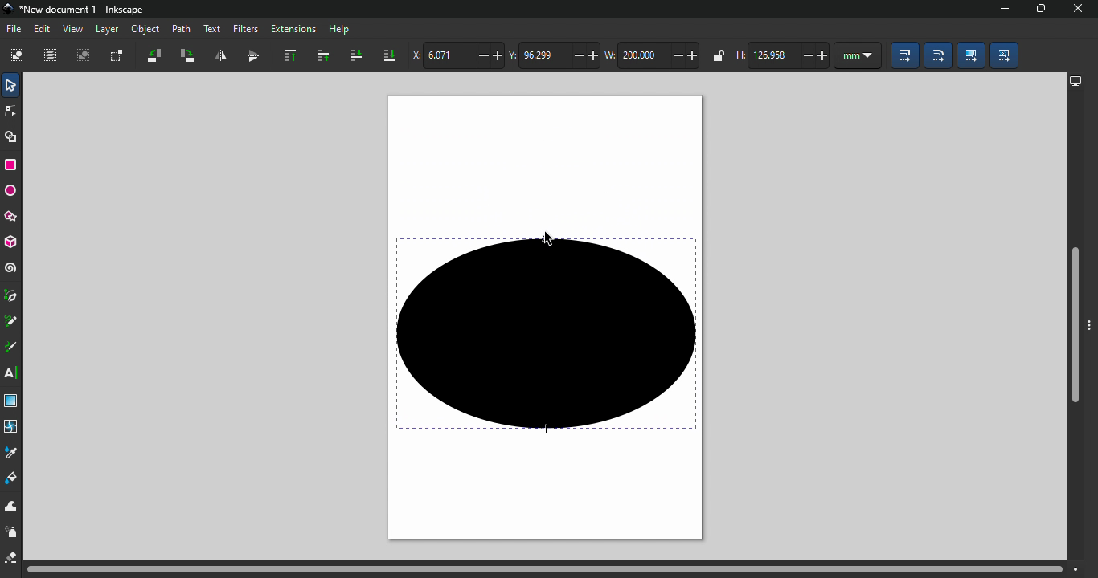  What do you see at coordinates (323, 58) in the screenshot?
I see `Raise selection one step` at bounding box center [323, 58].